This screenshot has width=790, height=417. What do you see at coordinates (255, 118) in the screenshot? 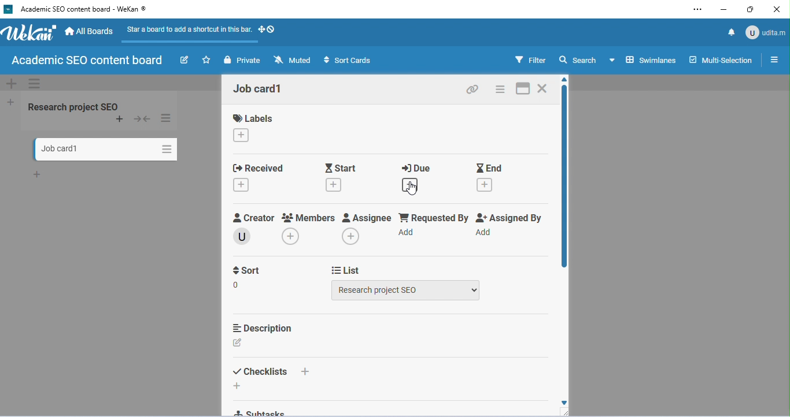
I see `labels` at bounding box center [255, 118].